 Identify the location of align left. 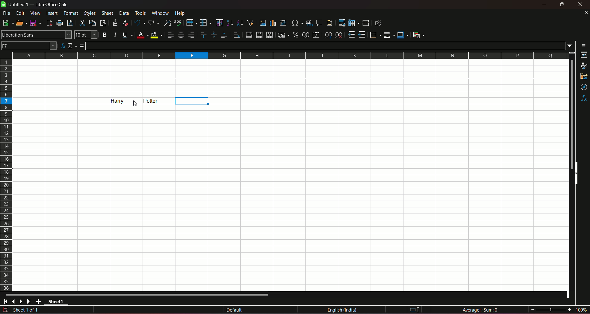
(171, 35).